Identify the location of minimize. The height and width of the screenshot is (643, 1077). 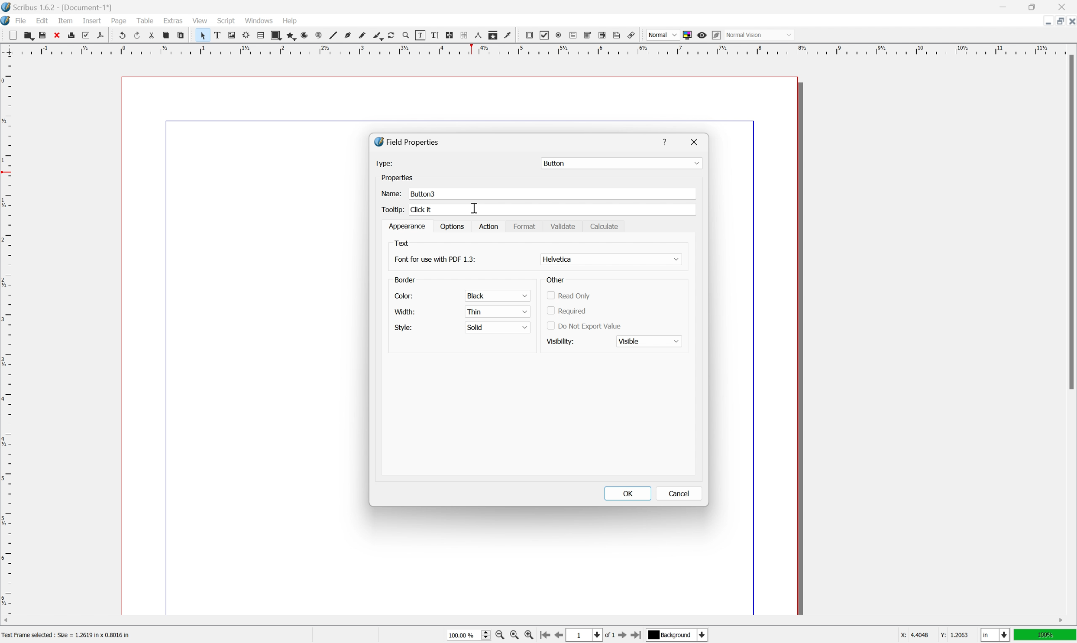
(1006, 6).